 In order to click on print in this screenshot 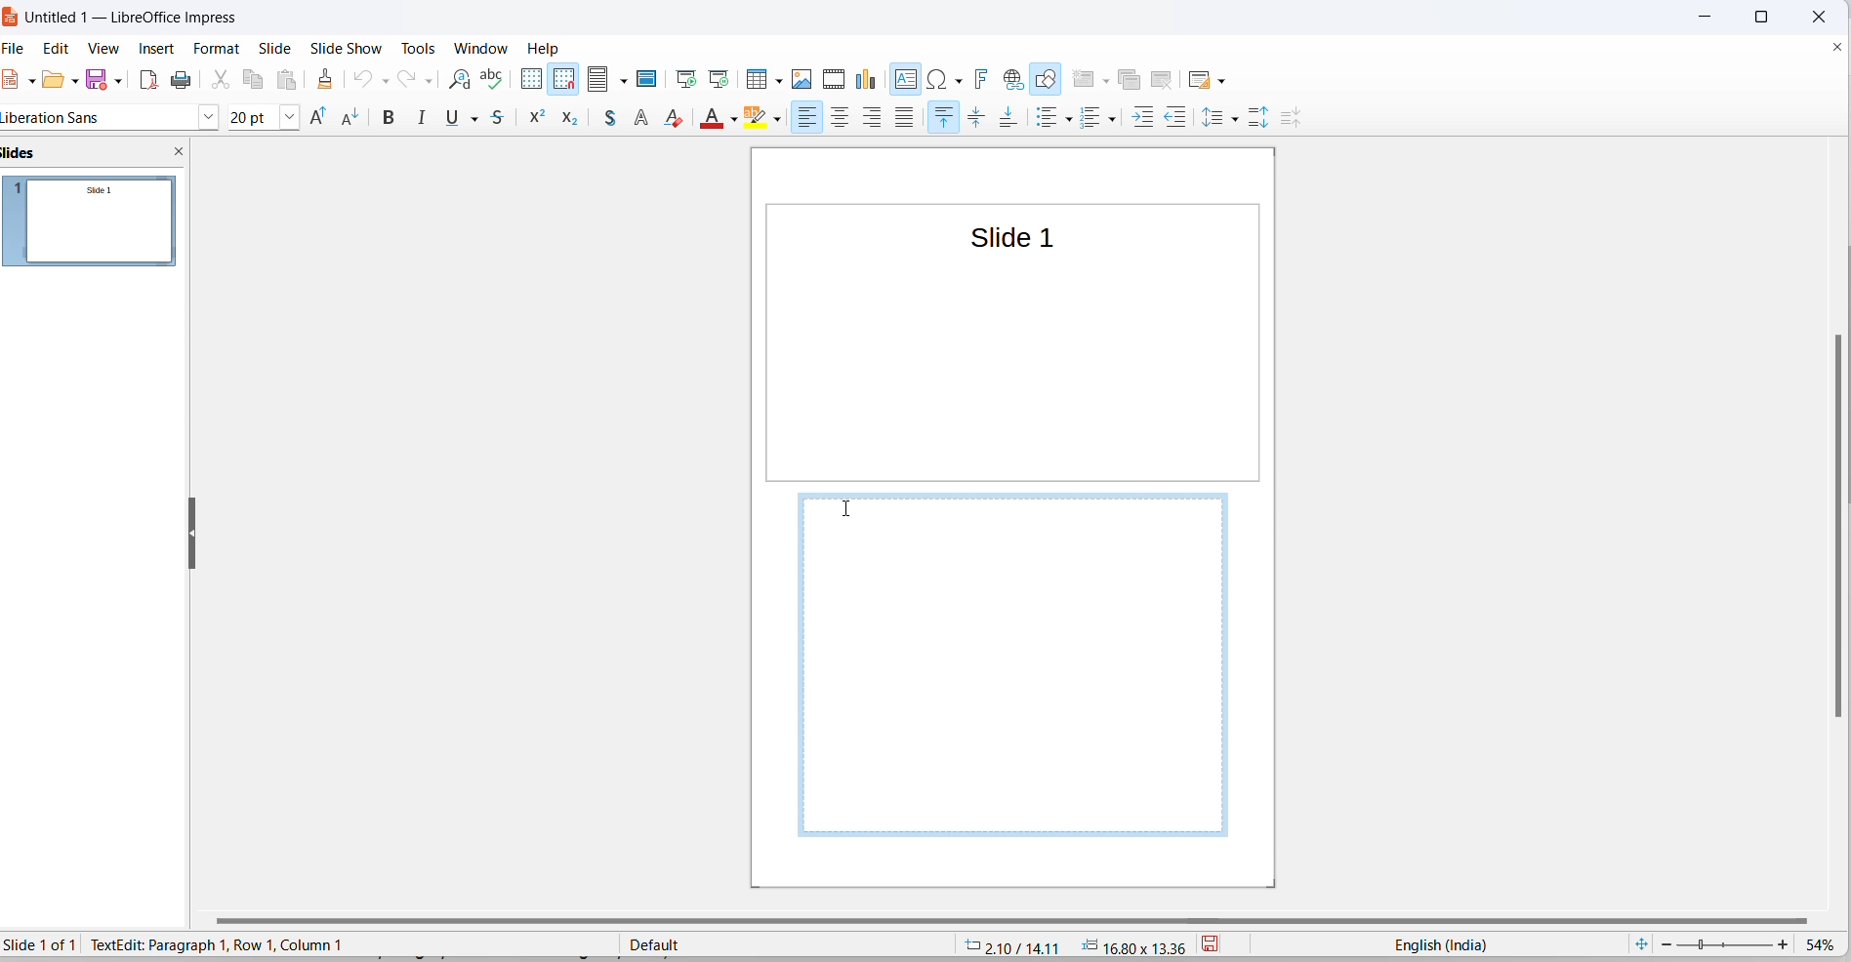, I will do `click(183, 82)`.